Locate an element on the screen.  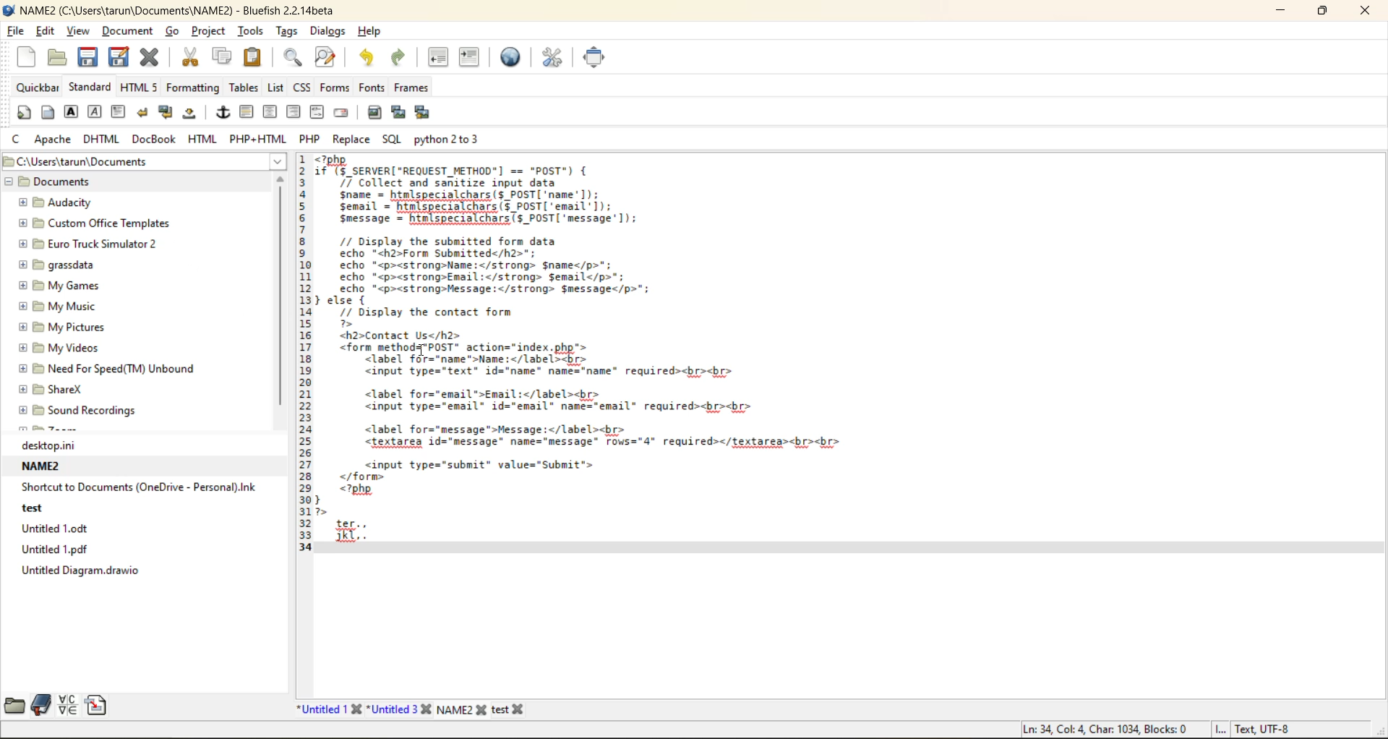
save is located at coordinates (87, 57).